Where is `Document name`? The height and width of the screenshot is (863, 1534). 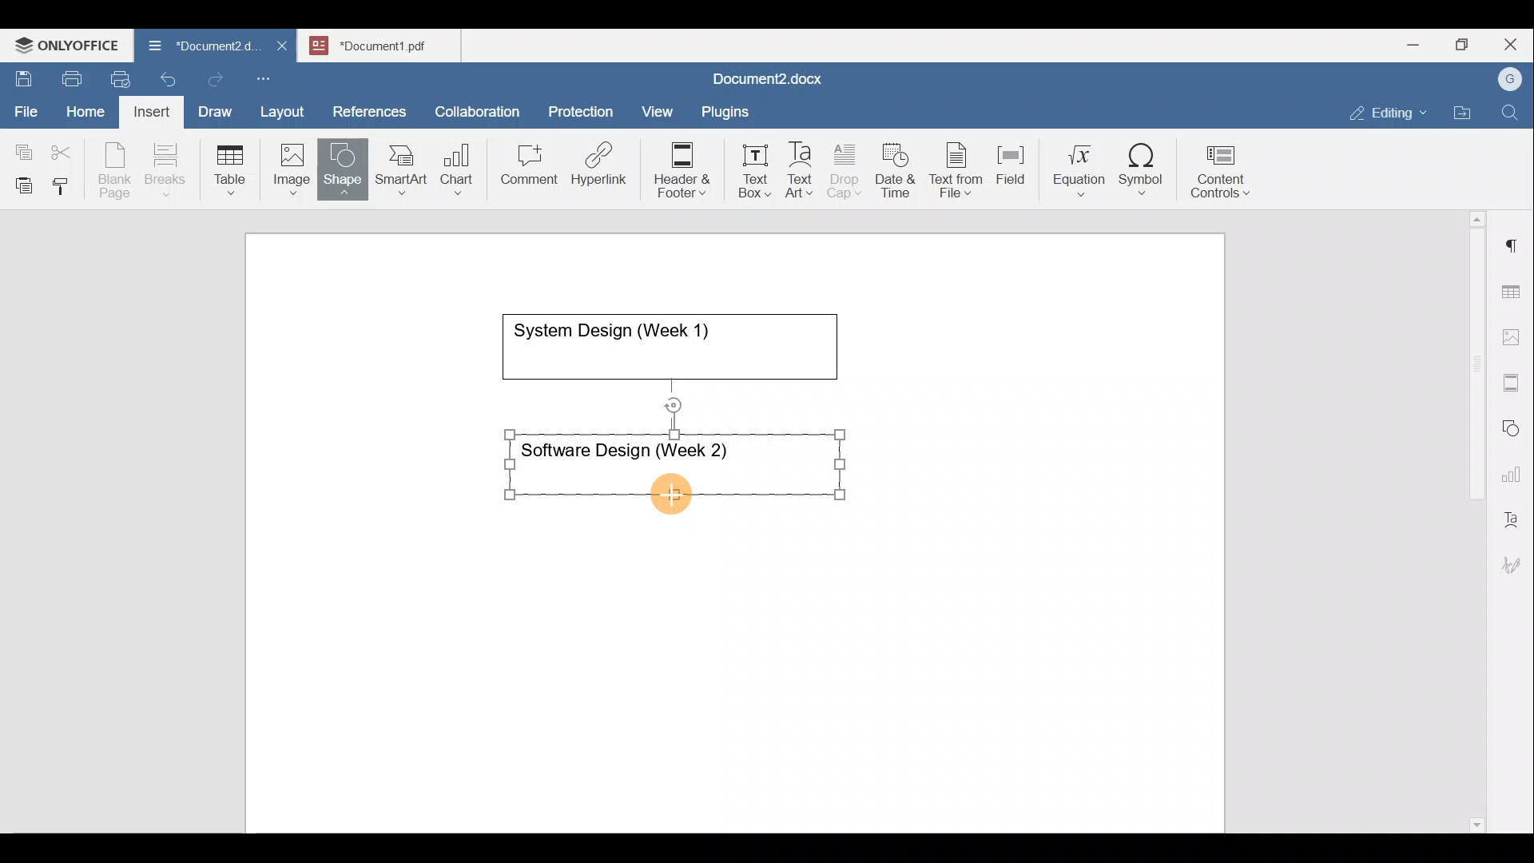
Document name is located at coordinates (195, 48).